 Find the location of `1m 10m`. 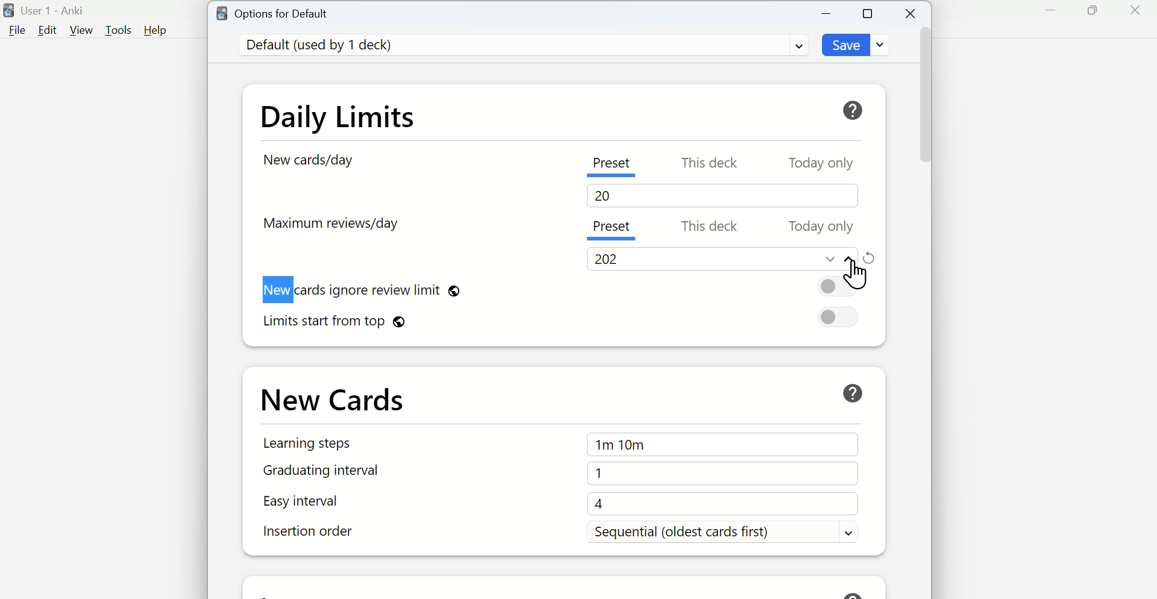

1m 10m is located at coordinates (722, 444).